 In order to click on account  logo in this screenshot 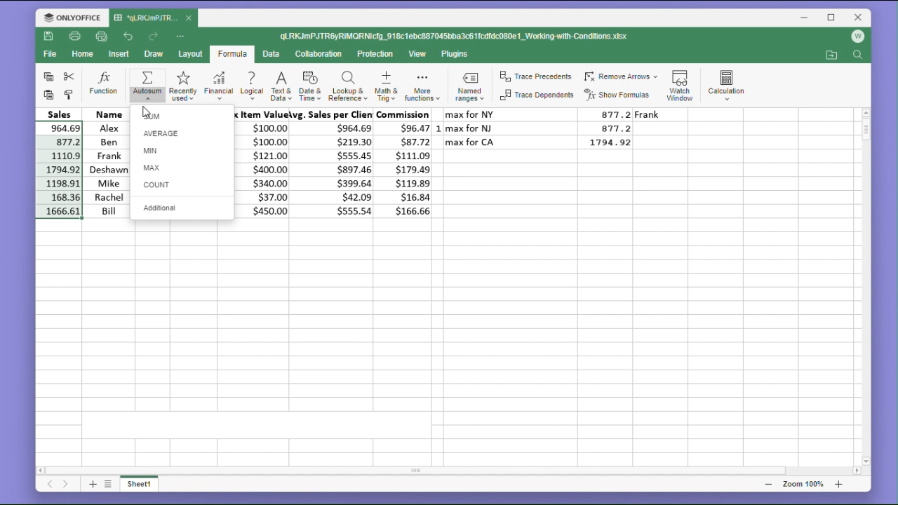, I will do `click(860, 36)`.